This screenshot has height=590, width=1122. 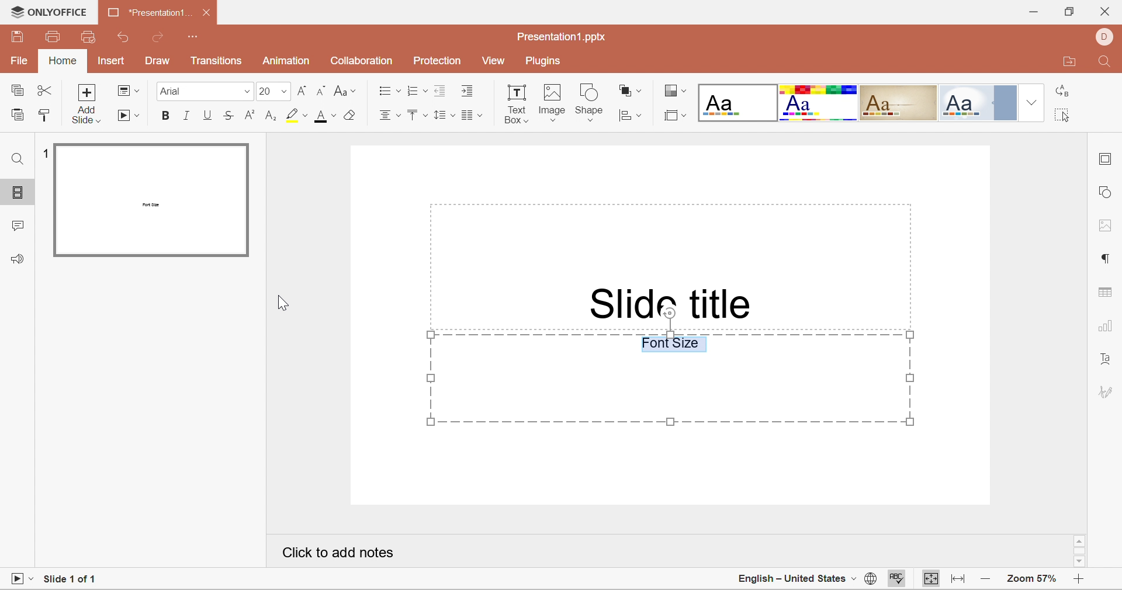 What do you see at coordinates (418, 117) in the screenshot?
I see `Align top` at bounding box center [418, 117].